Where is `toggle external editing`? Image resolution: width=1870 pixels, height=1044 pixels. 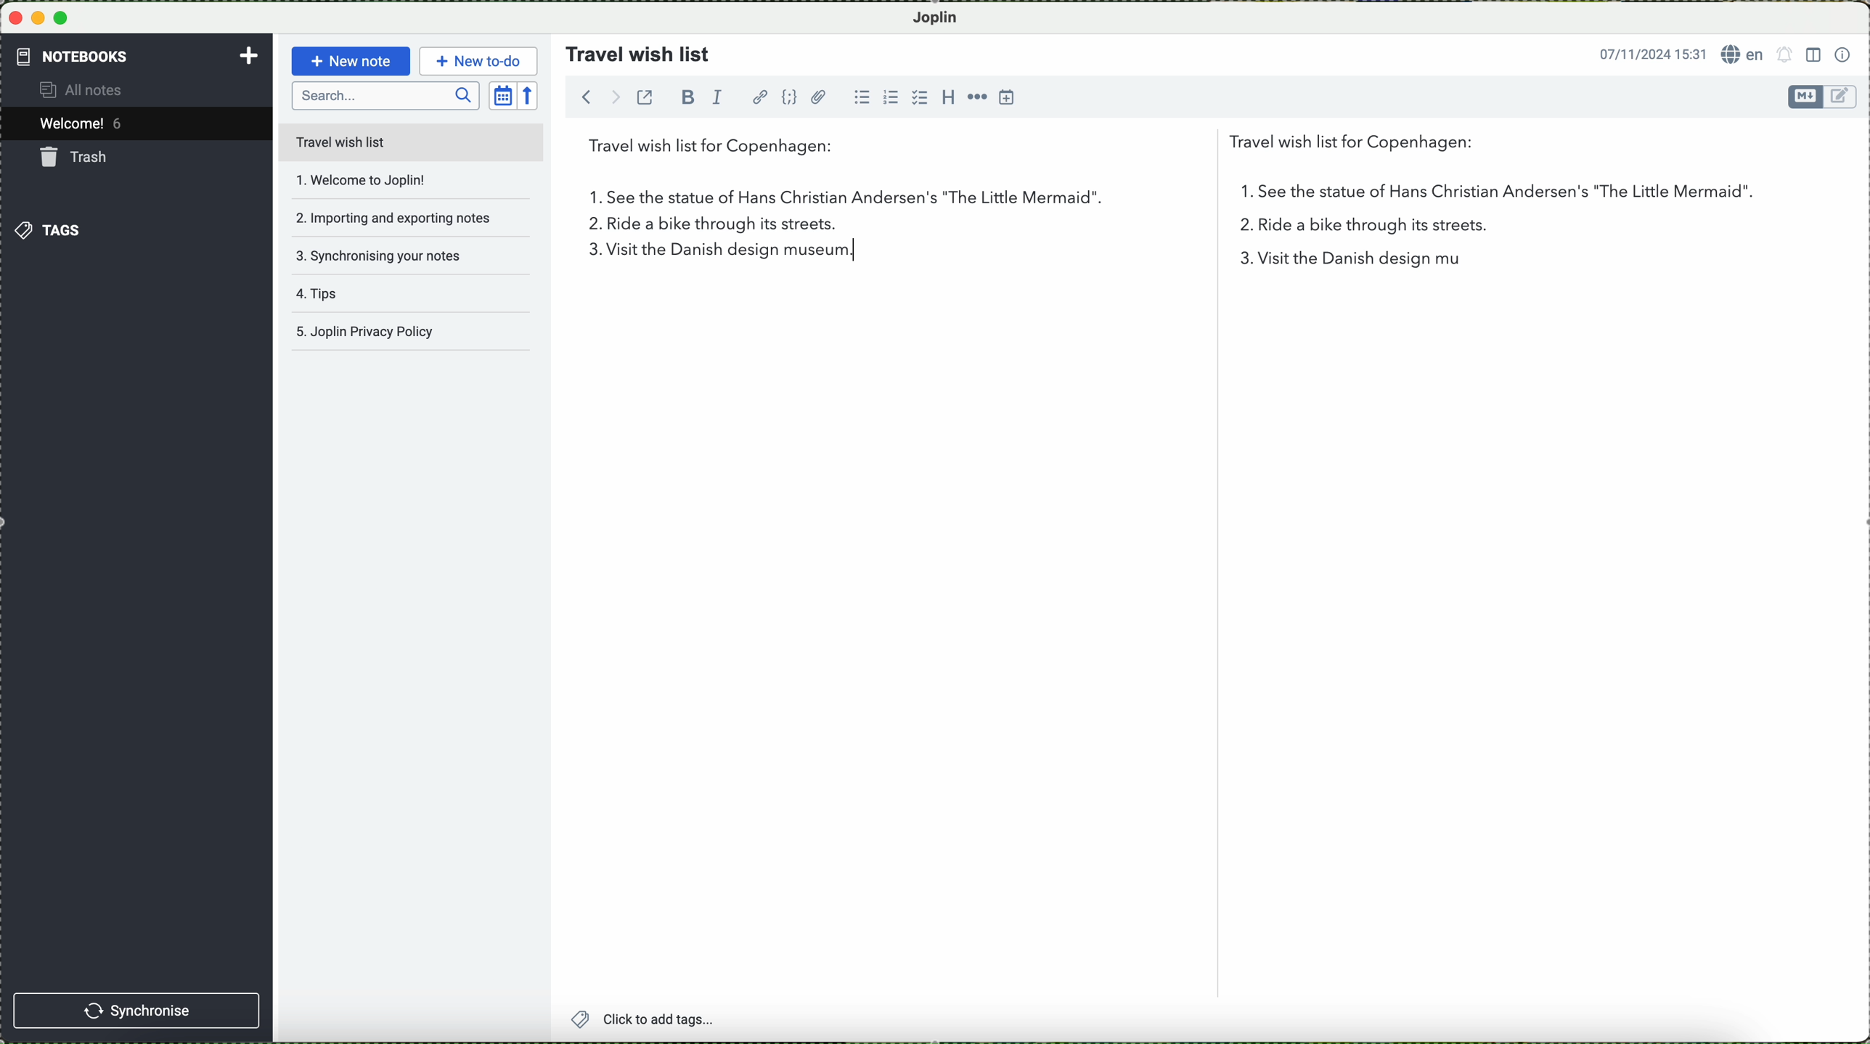
toggle external editing is located at coordinates (648, 102).